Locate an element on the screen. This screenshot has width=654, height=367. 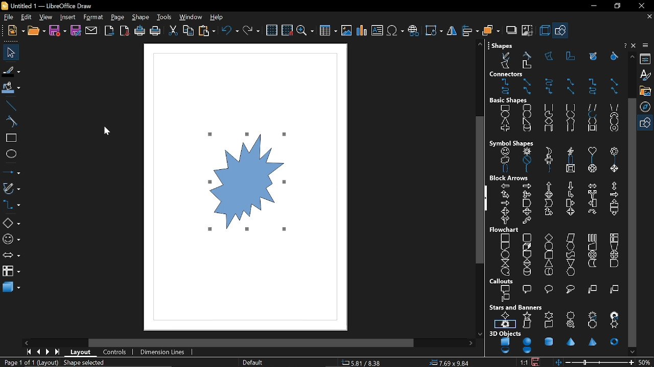
line is located at coordinates (11, 106).